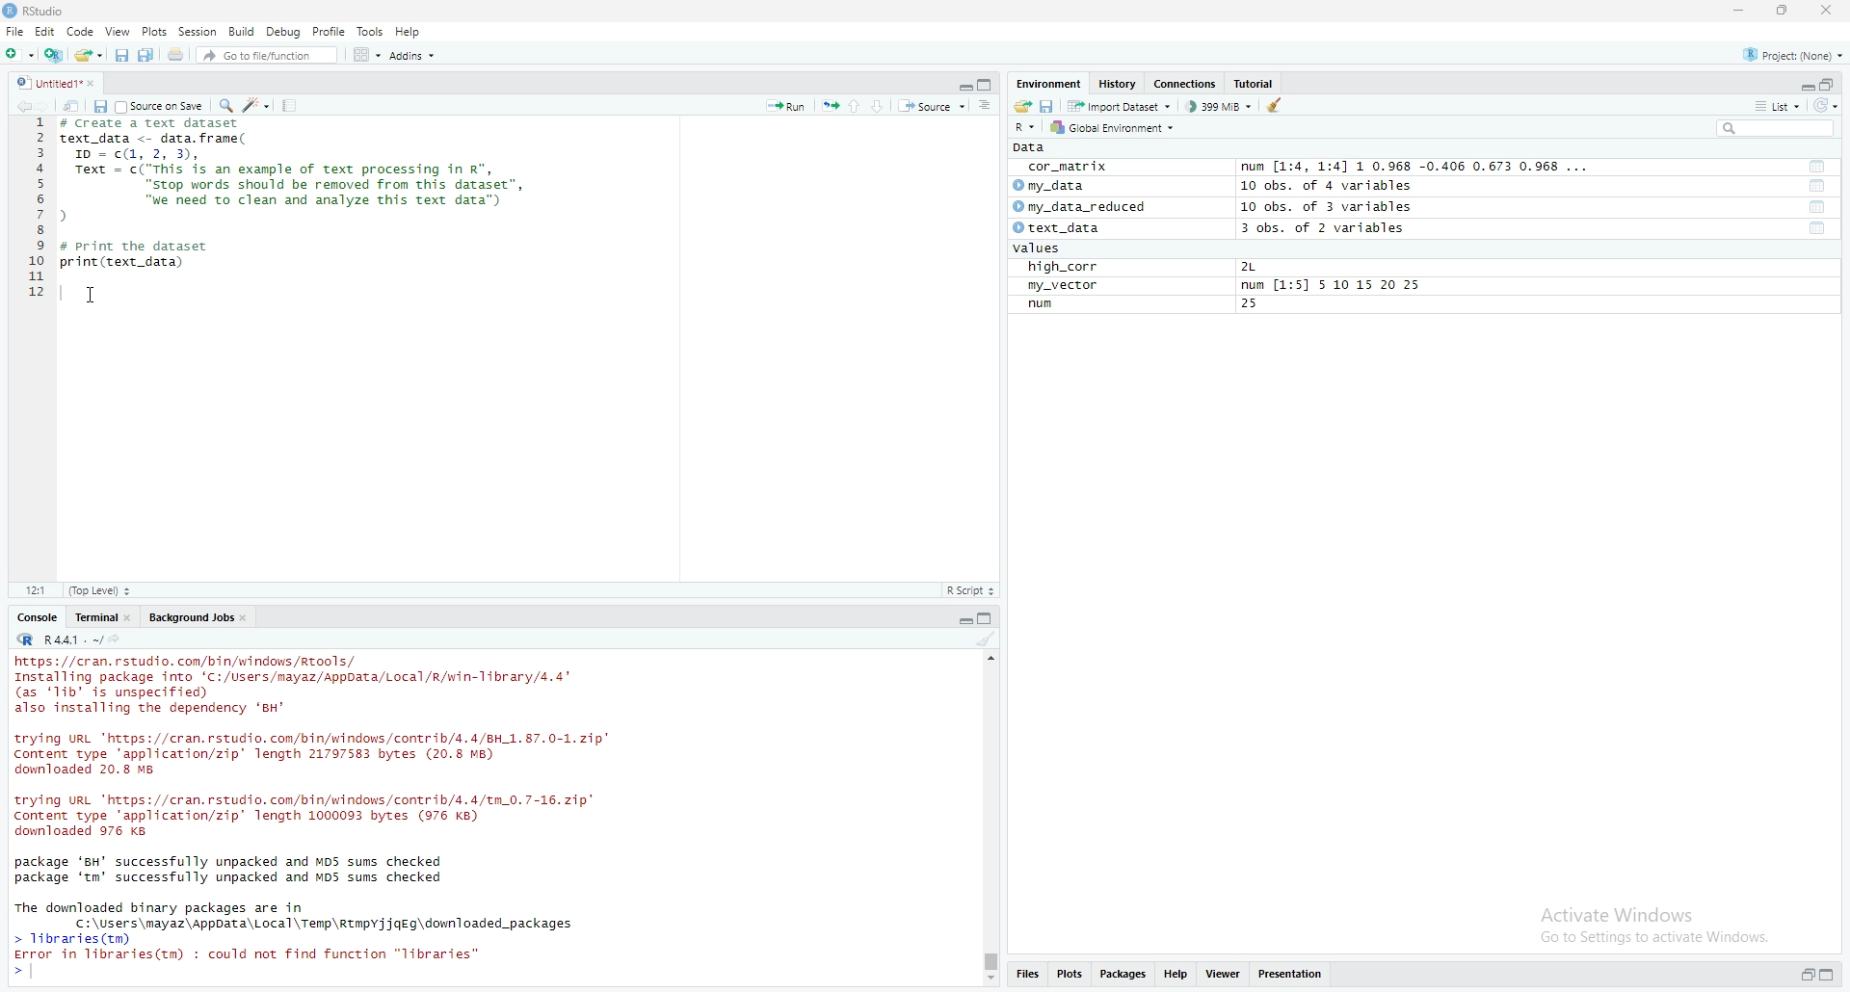 This screenshot has height=992, width=1850. Describe the element at coordinates (225, 104) in the screenshot. I see `find/replace` at that location.